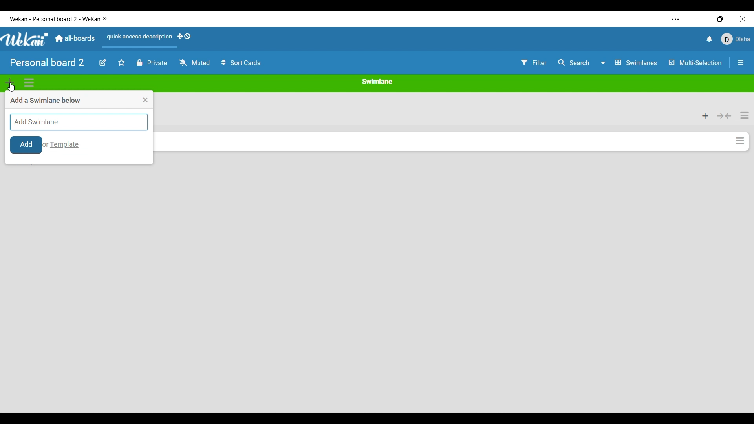 Image resolution: width=754 pixels, height=424 pixels. I want to click on Close/Open side bar, so click(740, 62).